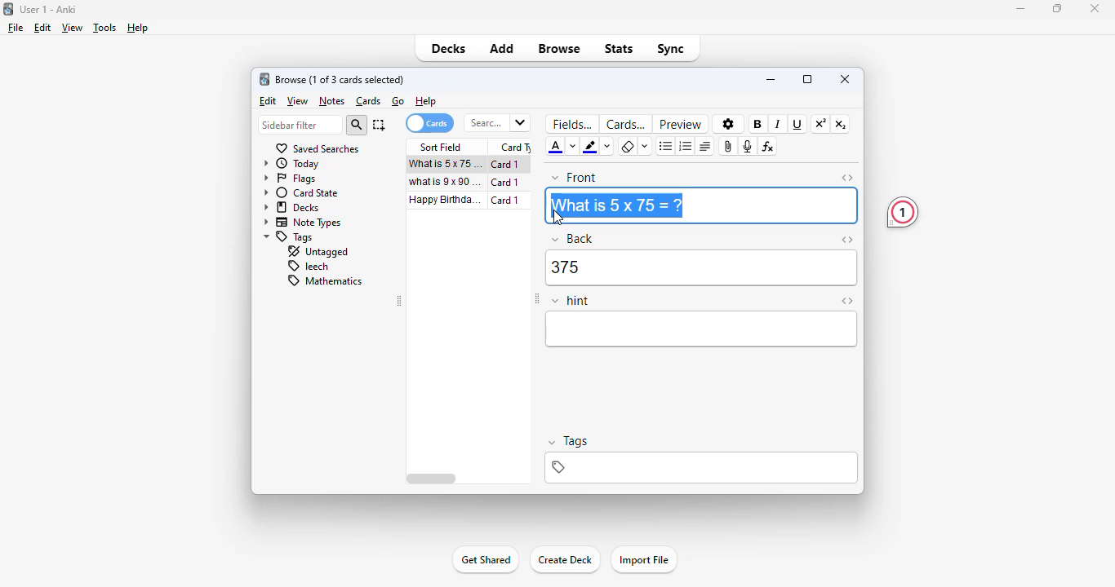  Describe the element at coordinates (318, 148) in the screenshot. I see `saved searches` at that location.